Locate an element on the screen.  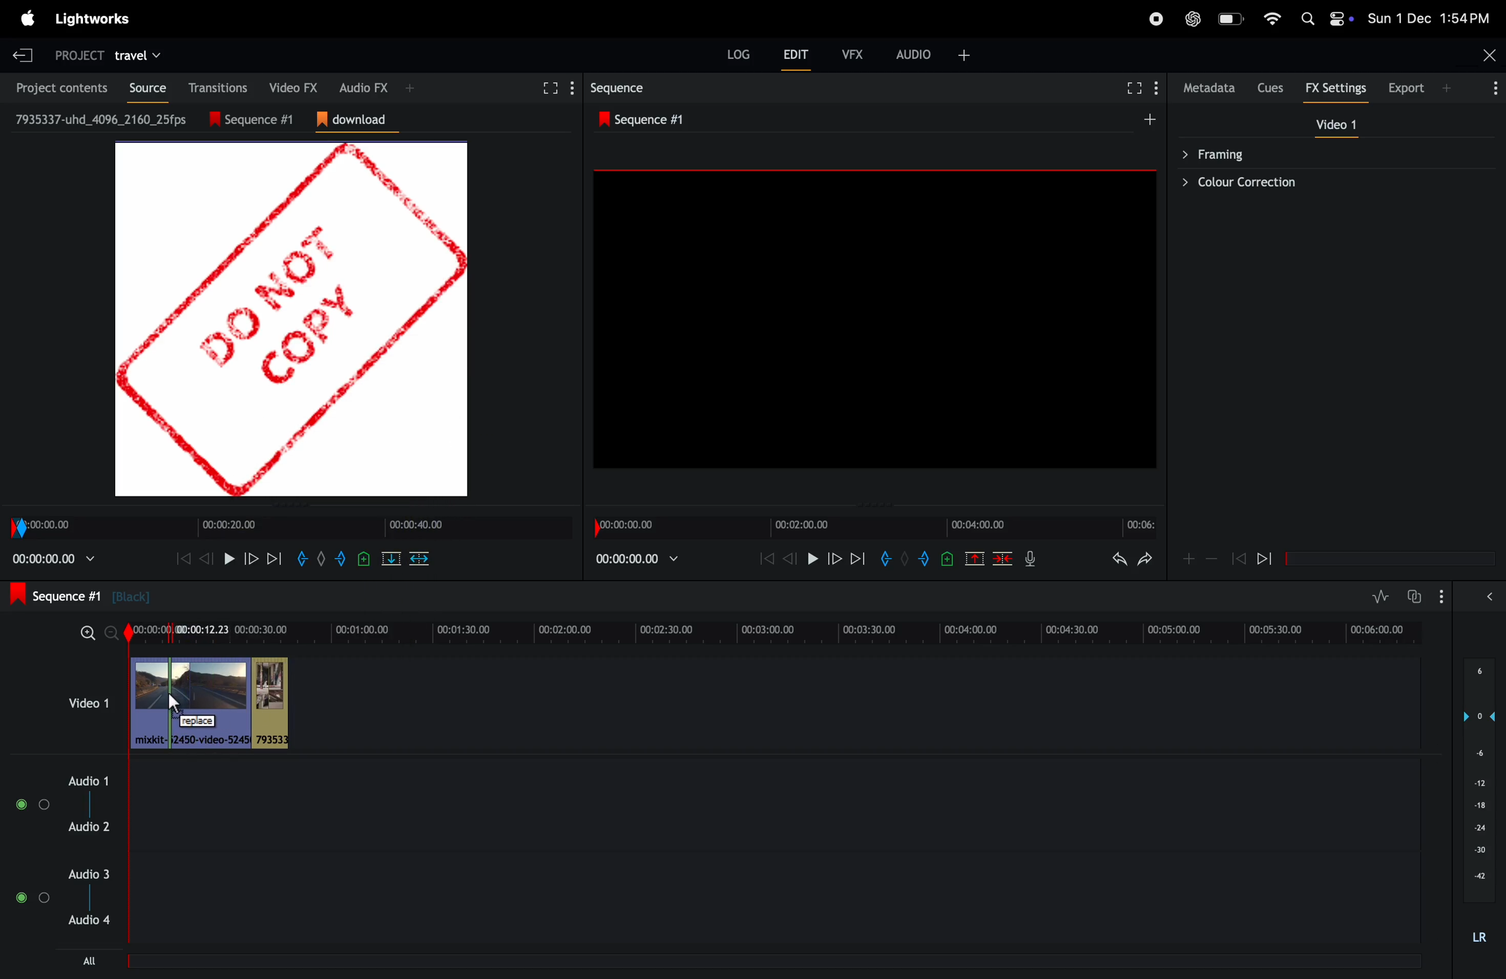
meta data is located at coordinates (1210, 88).